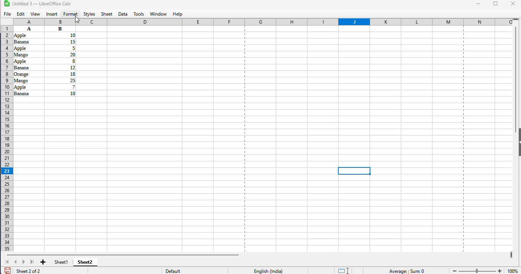  Describe the element at coordinates (61, 93) in the screenshot. I see `` at that location.